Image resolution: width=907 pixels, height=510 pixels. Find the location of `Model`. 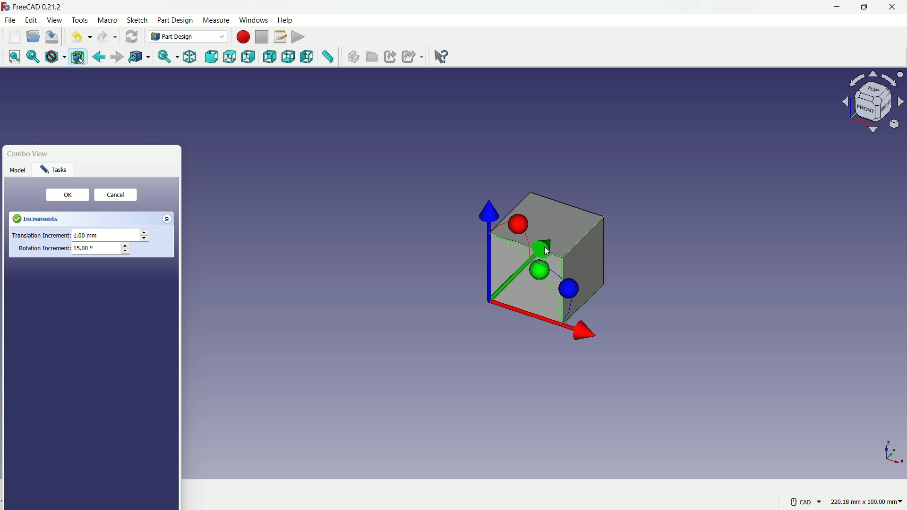

Model is located at coordinates (18, 170).